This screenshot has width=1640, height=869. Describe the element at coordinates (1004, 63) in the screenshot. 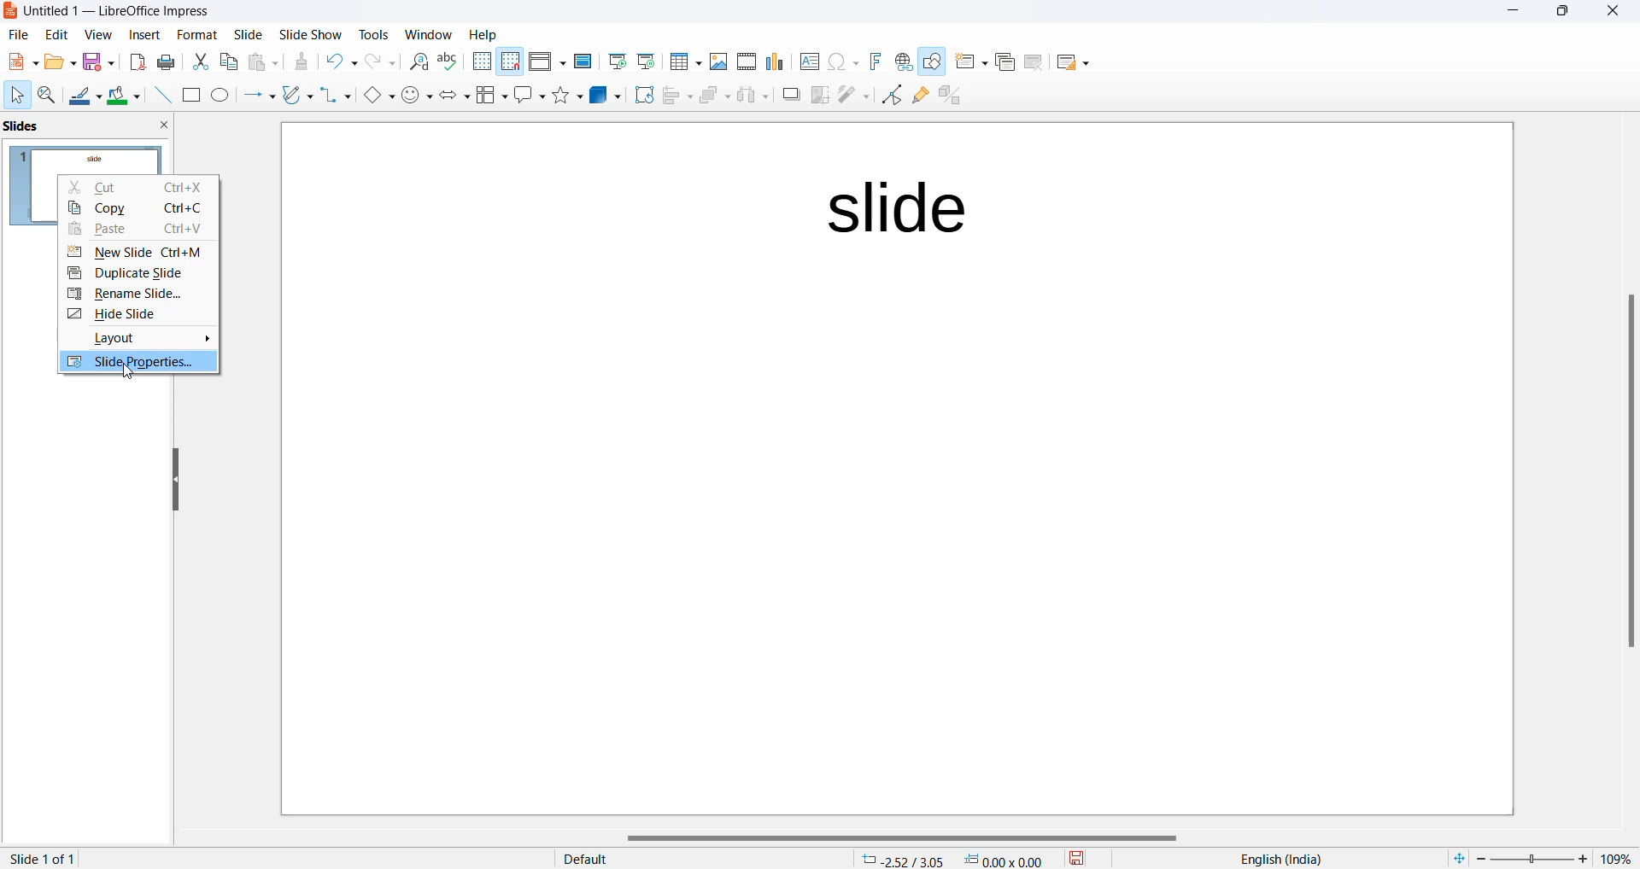

I see `duplicate slide` at that location.